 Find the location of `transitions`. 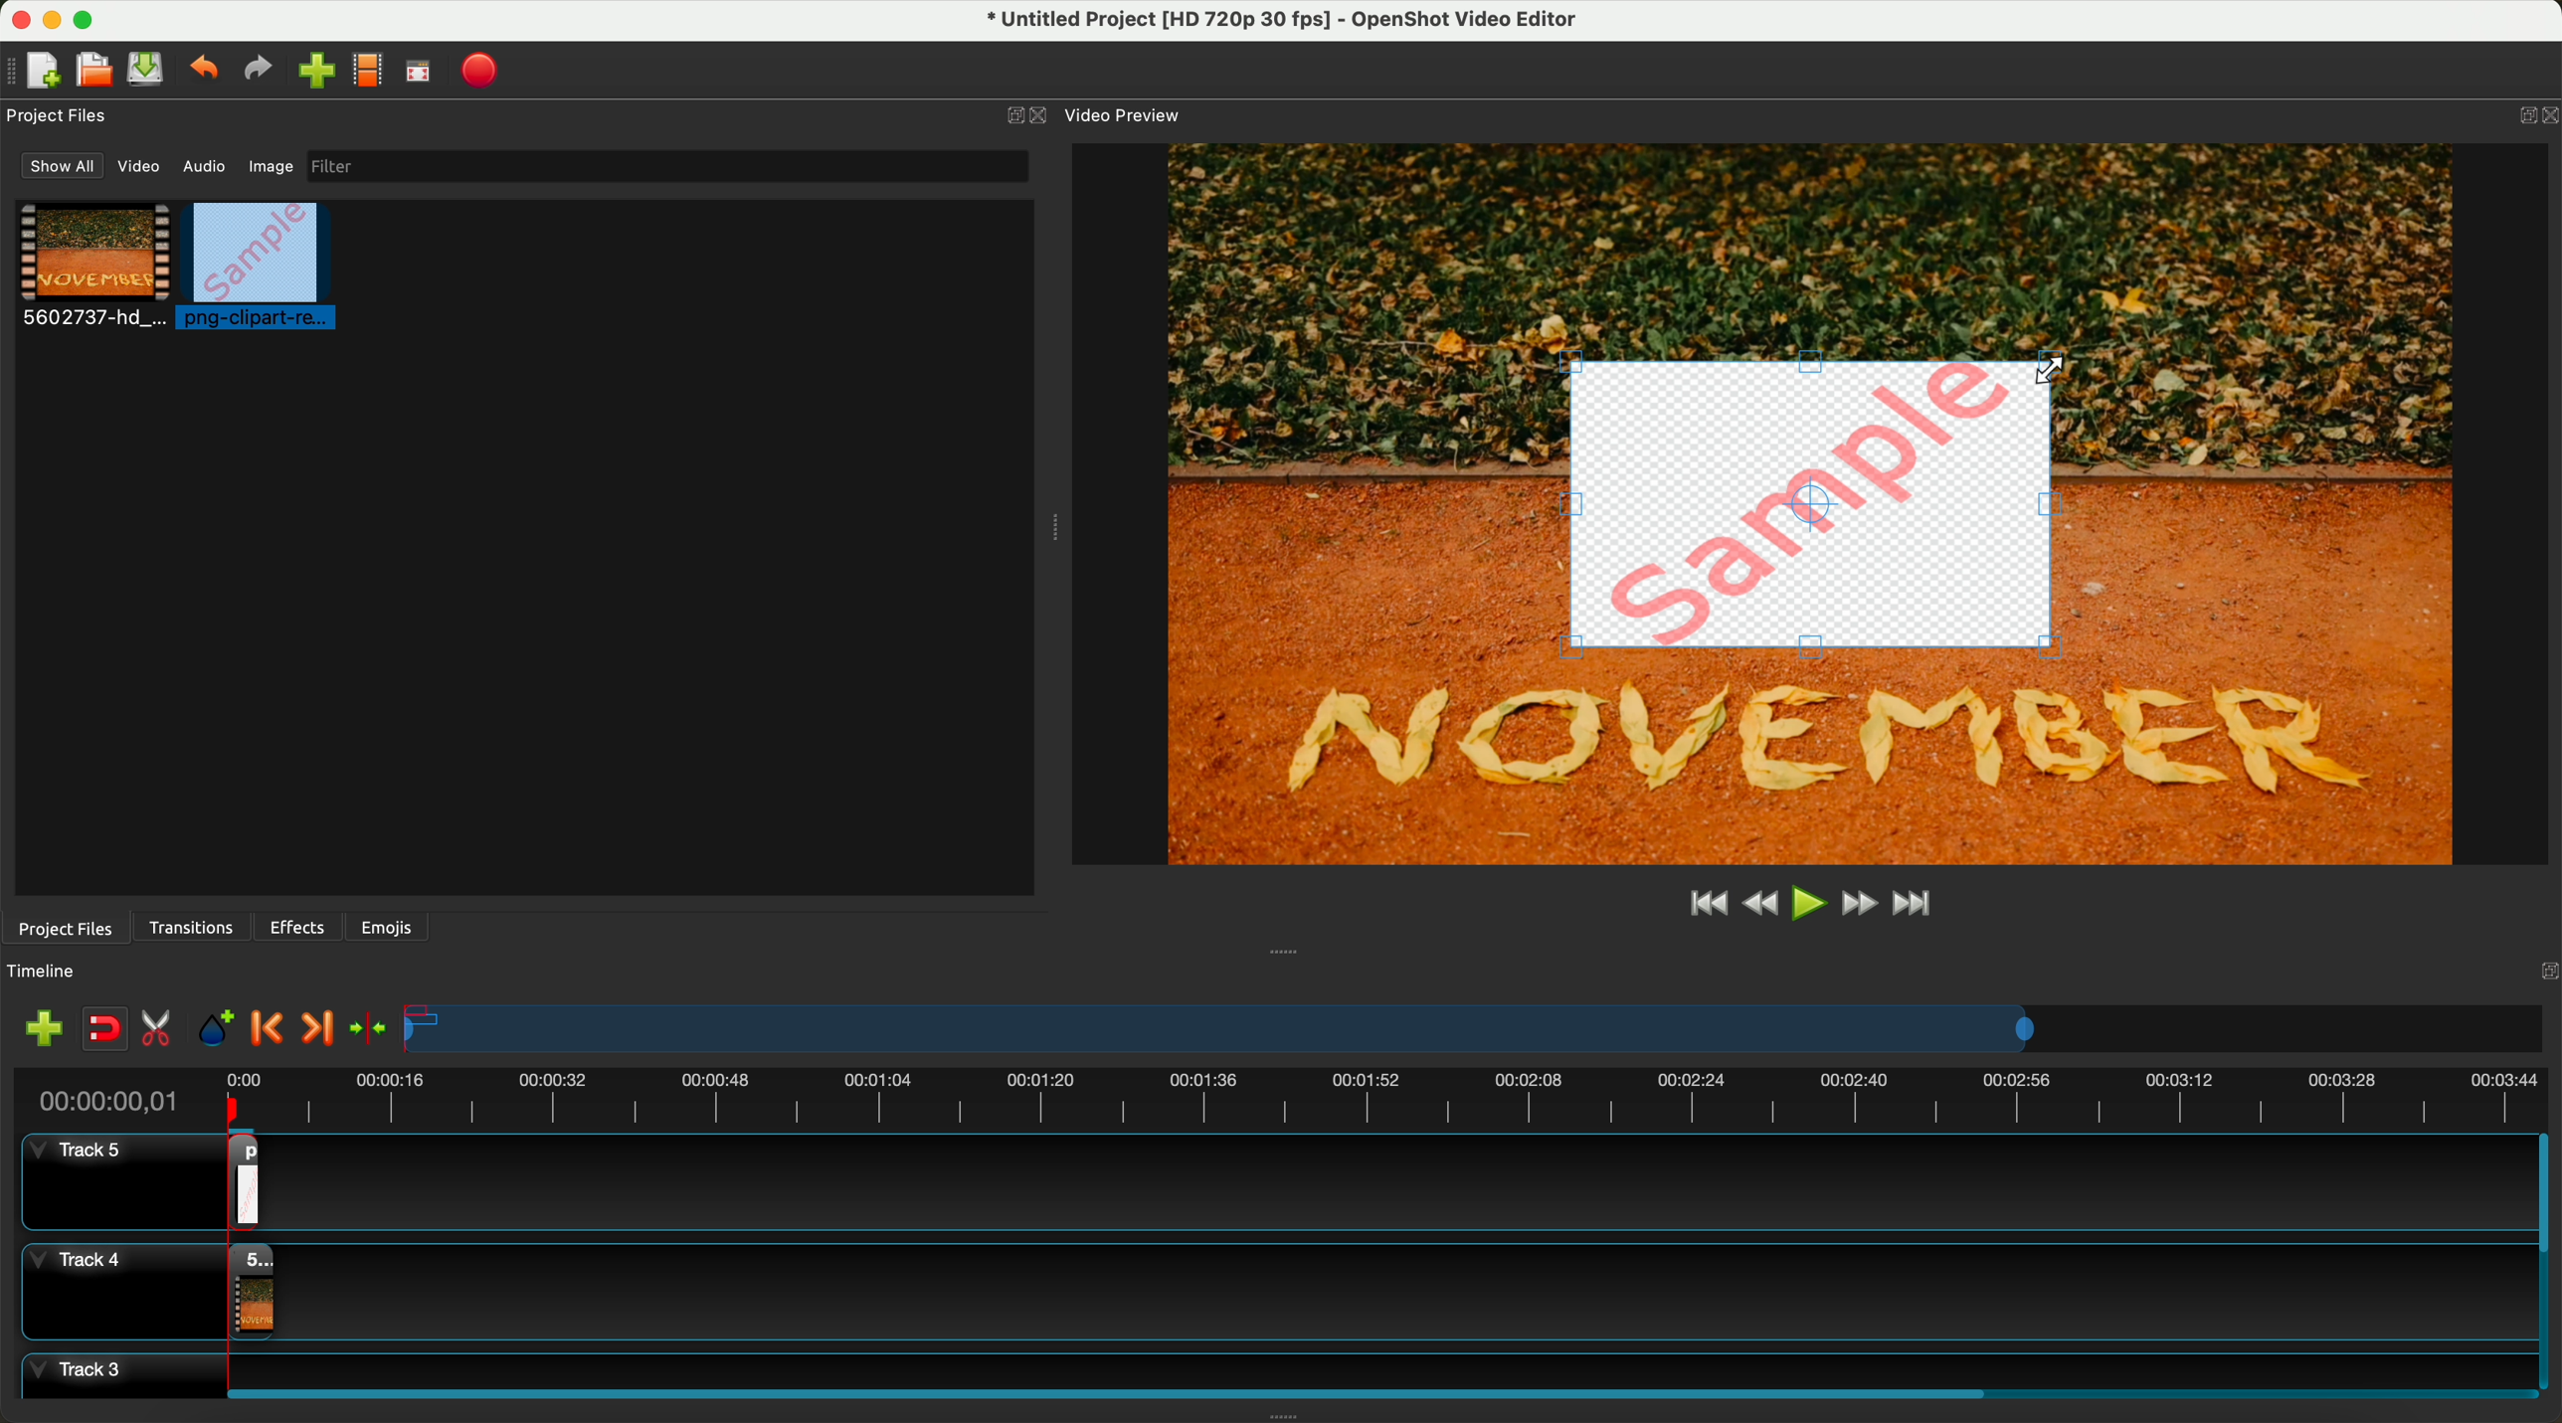

transitions is located at coordinates (194, 928).